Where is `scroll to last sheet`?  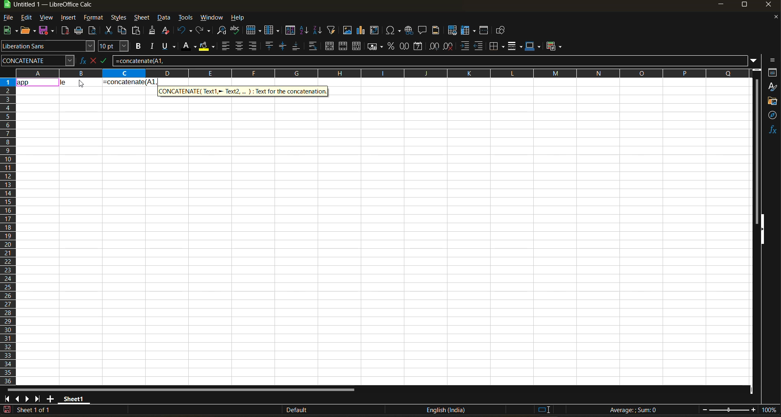 scroll to last sheet is located at coordinates (38, 399).